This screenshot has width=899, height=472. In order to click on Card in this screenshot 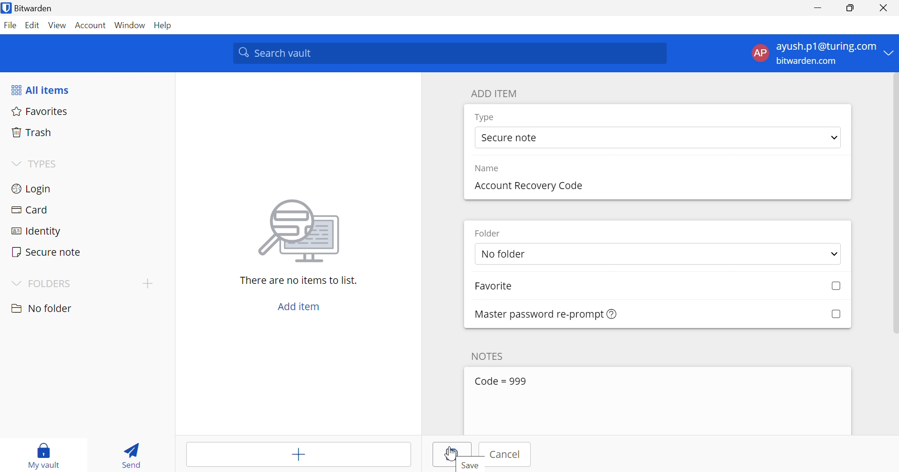, I will do `click(32, 210)`.